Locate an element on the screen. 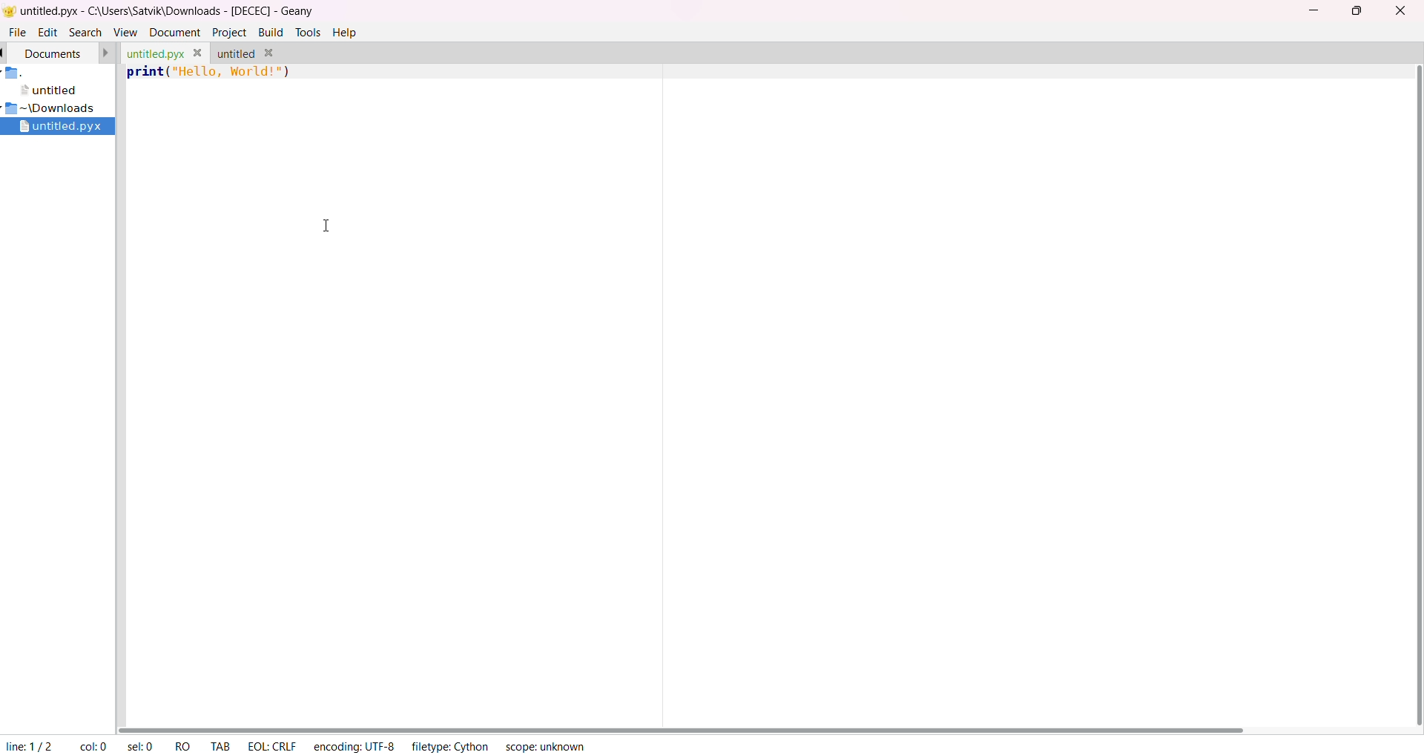  cursor is located at coordinates (320, 223).